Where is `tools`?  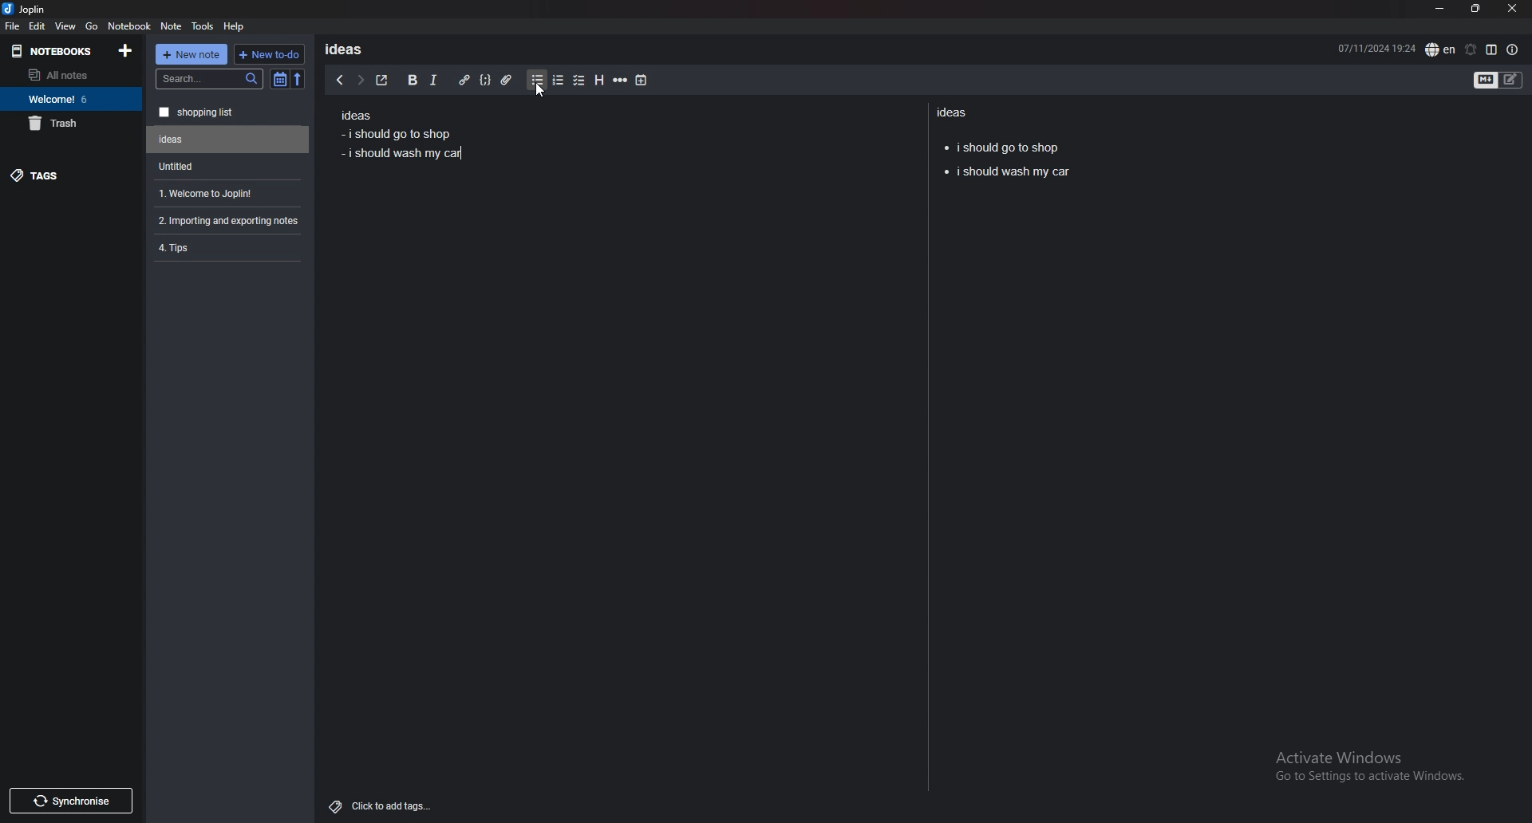
tools is located at coordinates (203, 26).